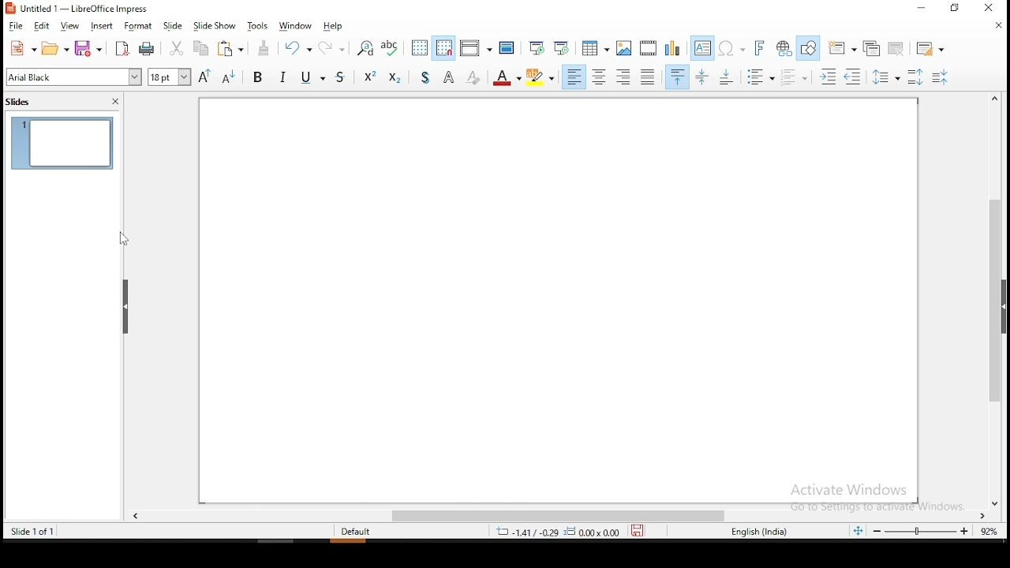  What do you see at coordinates (858, 530) in the screenshot?
I see `fit slide to current window` at bounding box center [858, 530].